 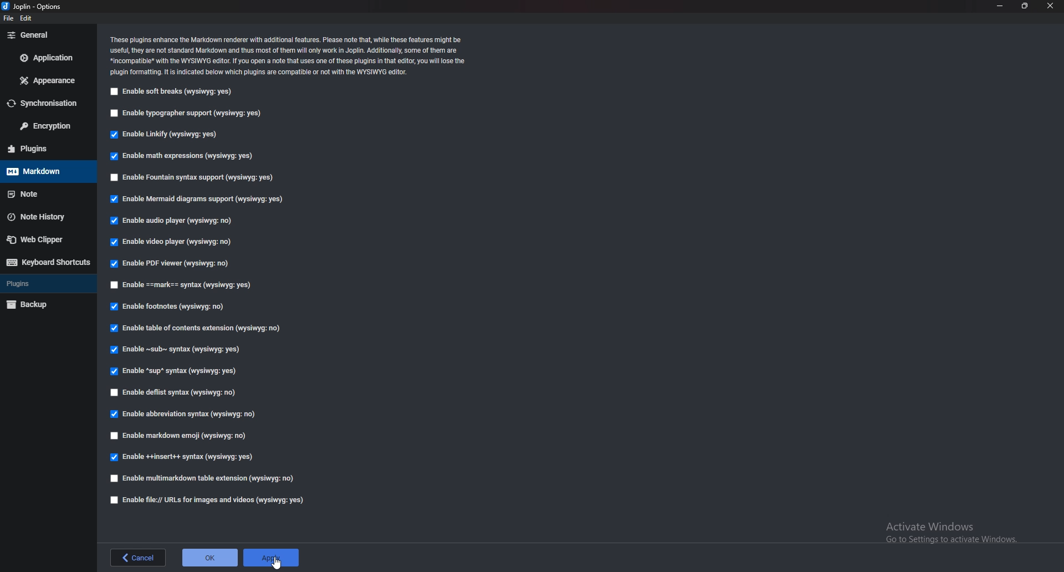 What do you see at coordinates (178, 371) in the screenshot?
I see `Enable sup syntax` at bounding box center [178, 371].